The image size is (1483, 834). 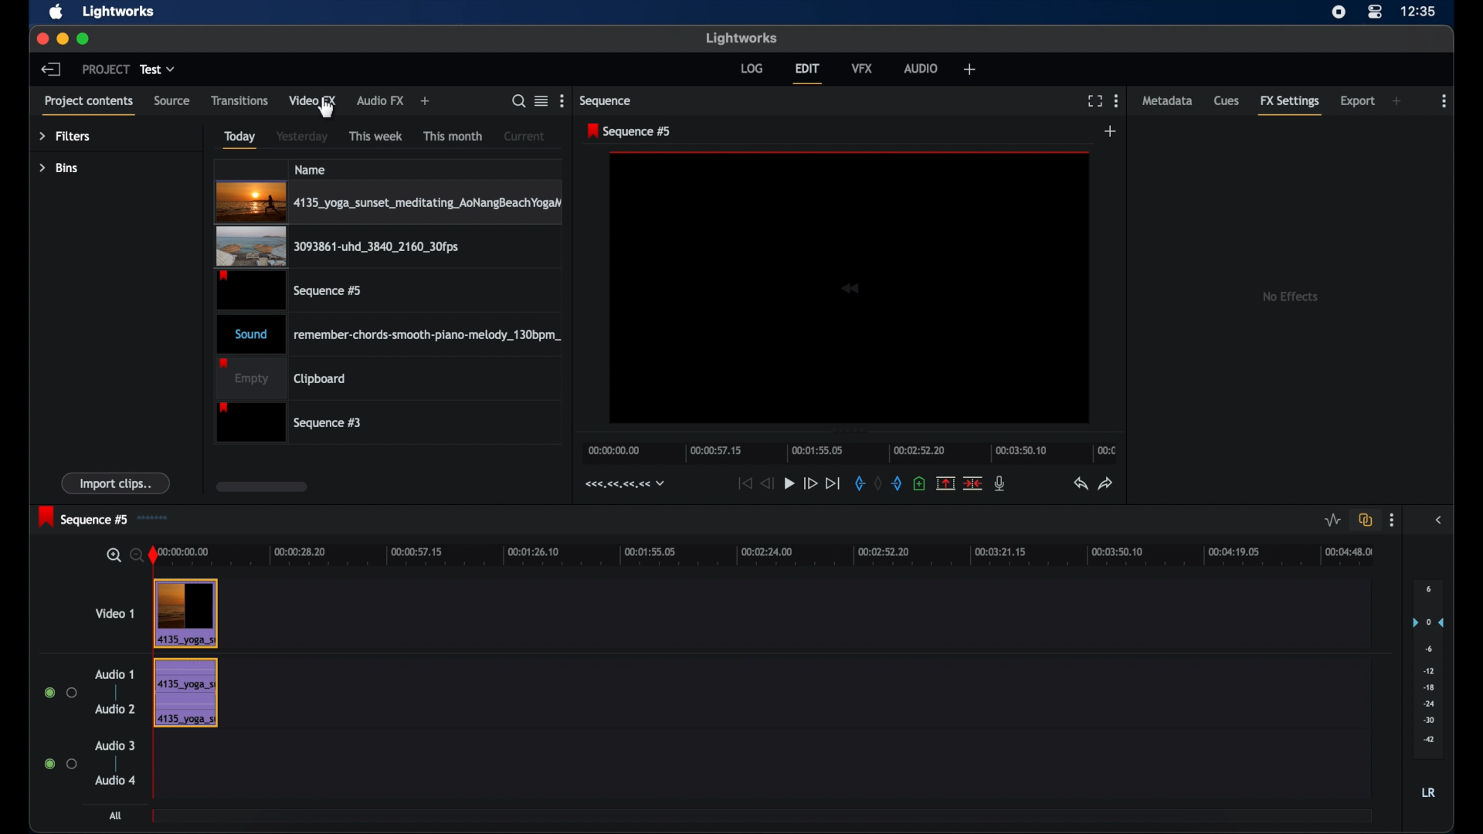 I want to click on current, so click(x=524, y=135).